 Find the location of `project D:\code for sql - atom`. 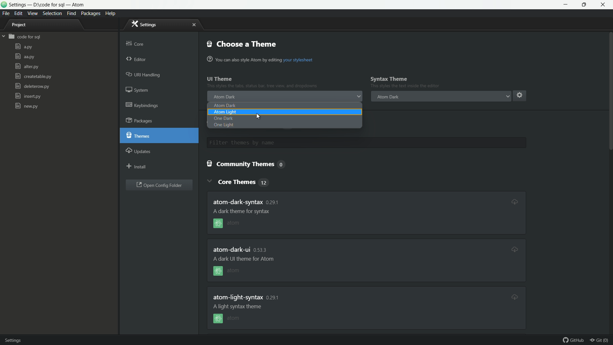

project D:\code for sql - atom is located at coordinates (47, 5).